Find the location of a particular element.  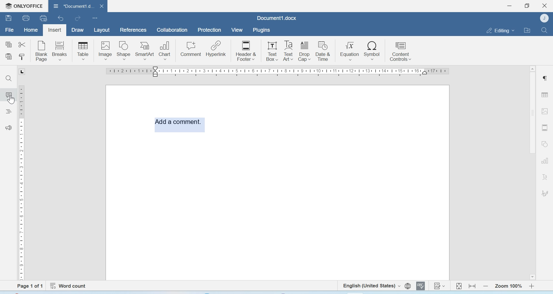

Scale is located at coordinates (279, 72).